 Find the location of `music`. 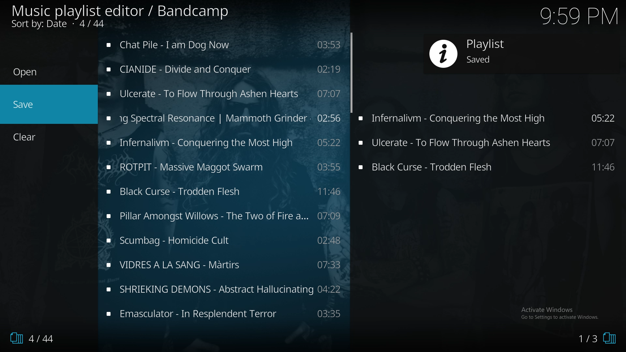

music is located at coordinates (224, 44).